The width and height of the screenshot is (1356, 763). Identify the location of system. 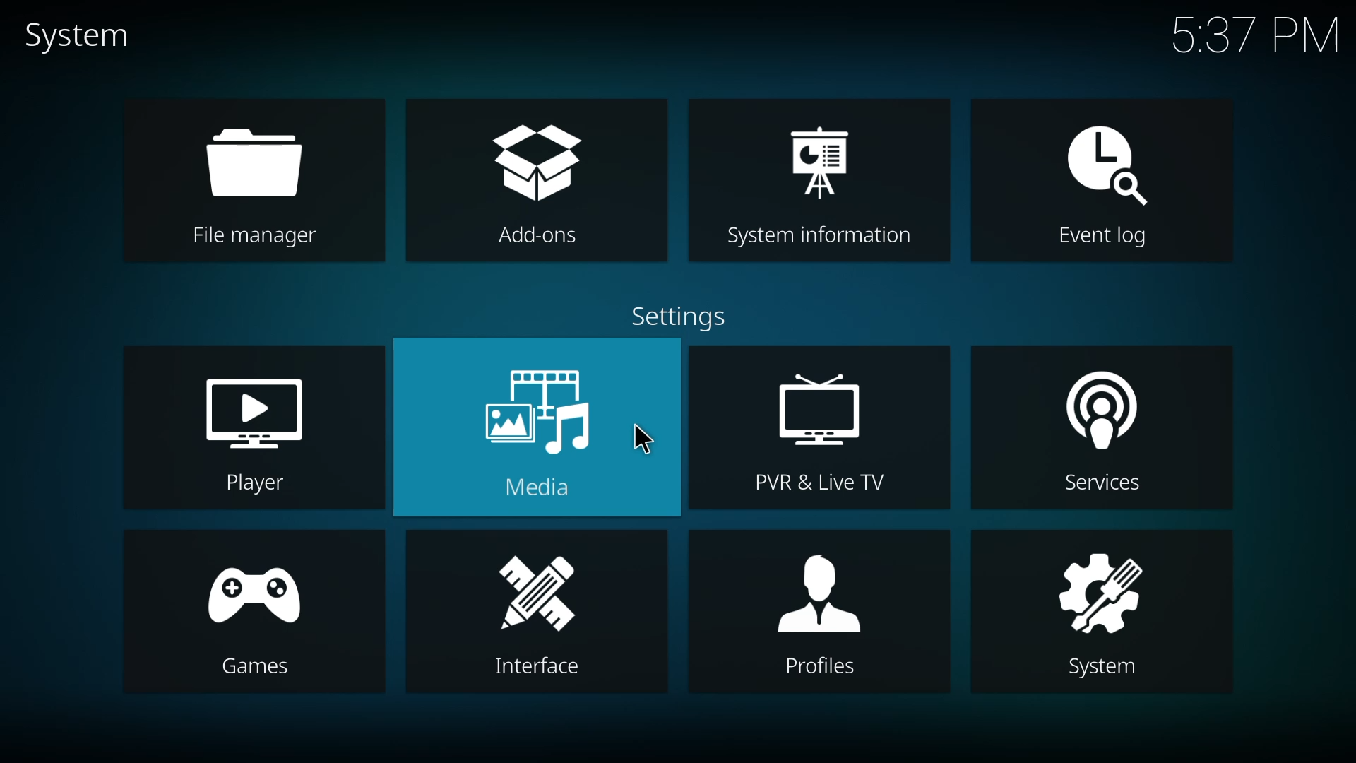
(81, 36).